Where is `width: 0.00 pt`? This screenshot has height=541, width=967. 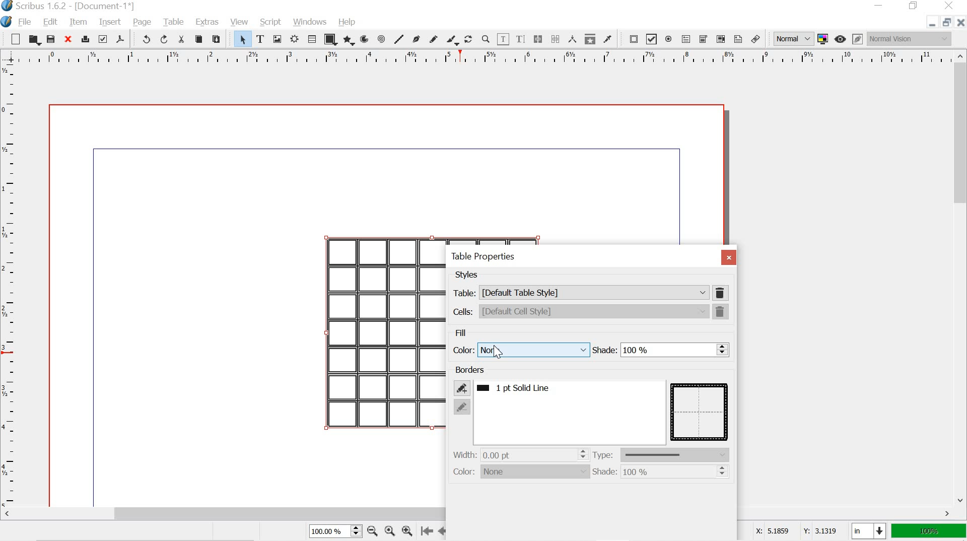 width: 0.00 pt is located at coordinates (491, 454).